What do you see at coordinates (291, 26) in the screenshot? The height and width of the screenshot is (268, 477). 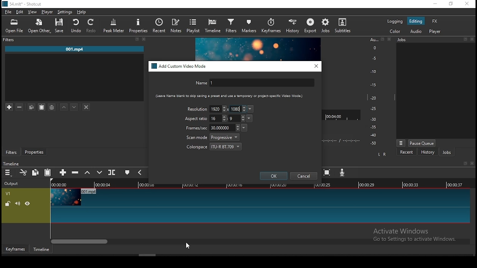 I see `history` at bounding box center [291, 26].